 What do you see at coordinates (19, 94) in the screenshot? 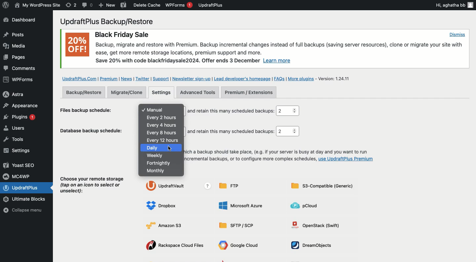
I see `Astra` at bounding box center [19, 94].